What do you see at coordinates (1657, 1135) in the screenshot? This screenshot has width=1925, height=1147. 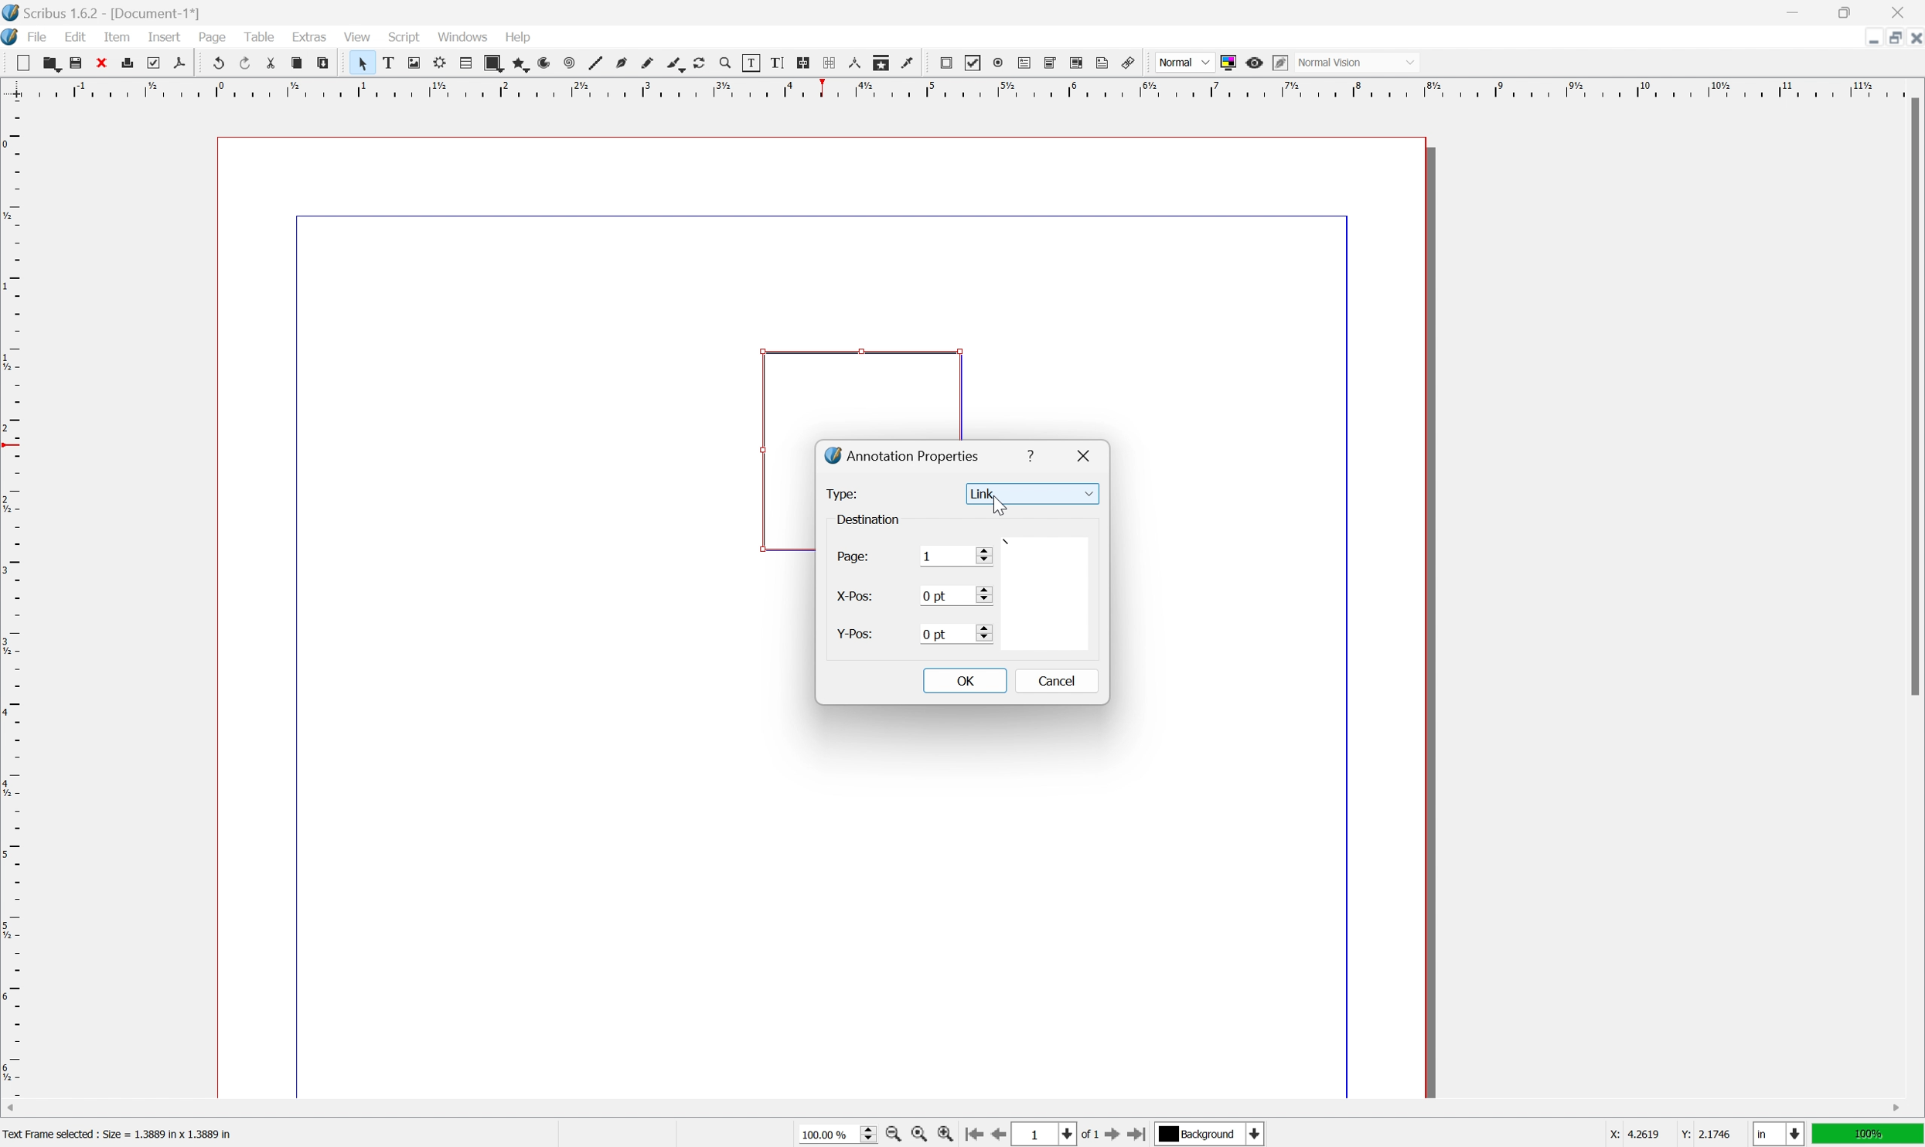 I see `coordinates` at bounding box center [1657, 1135].